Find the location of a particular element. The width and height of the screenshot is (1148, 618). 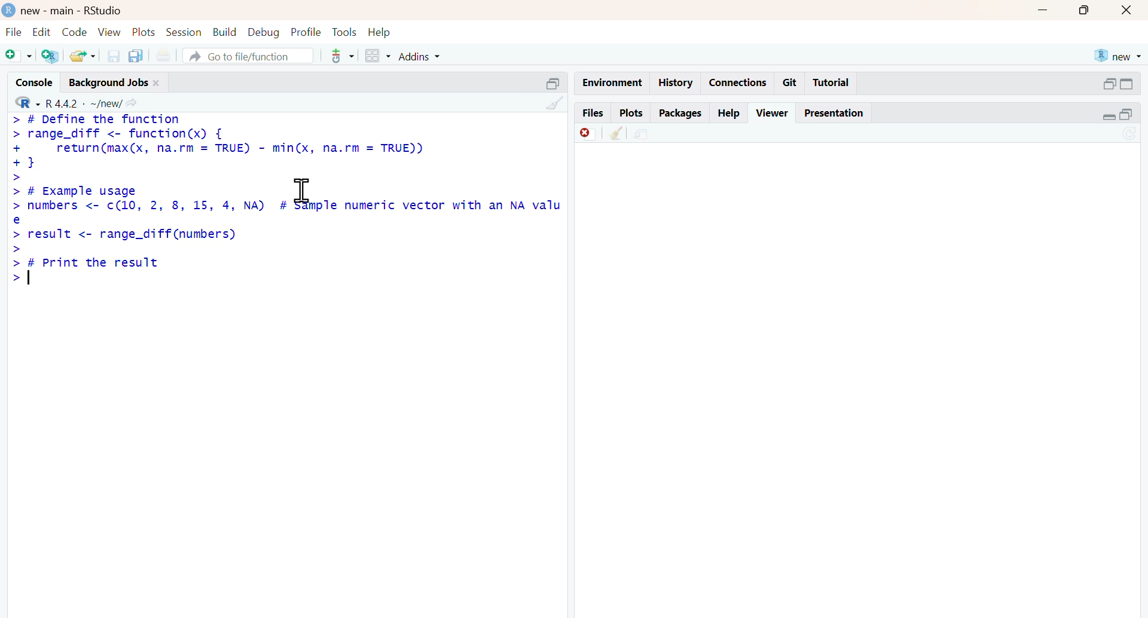

 is located at coordinates (1128, 10).